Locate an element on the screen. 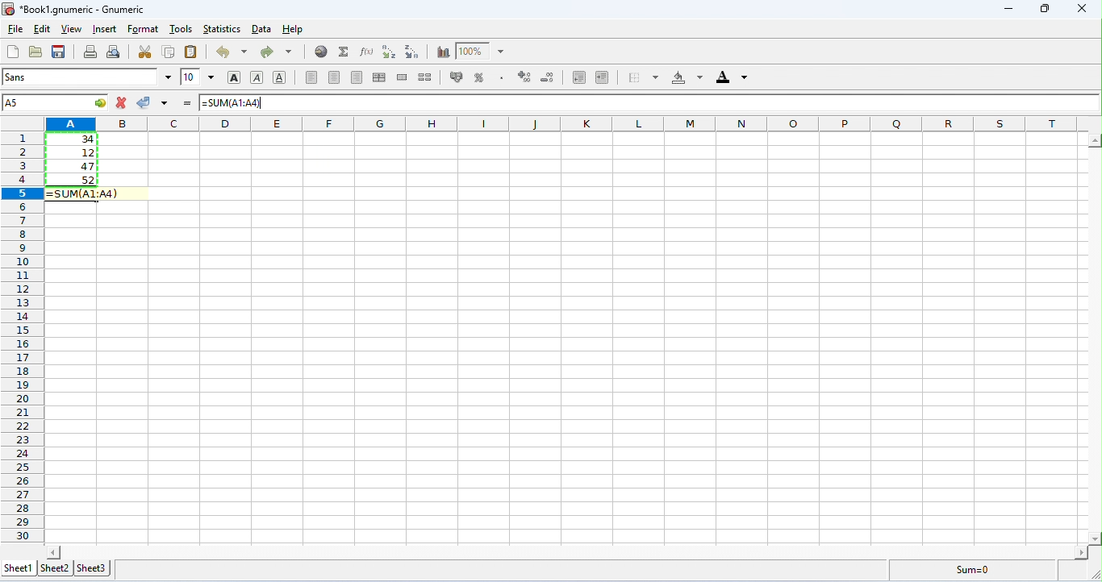 The image size is (1102, 582). align left is located at coordinates (311, 77).